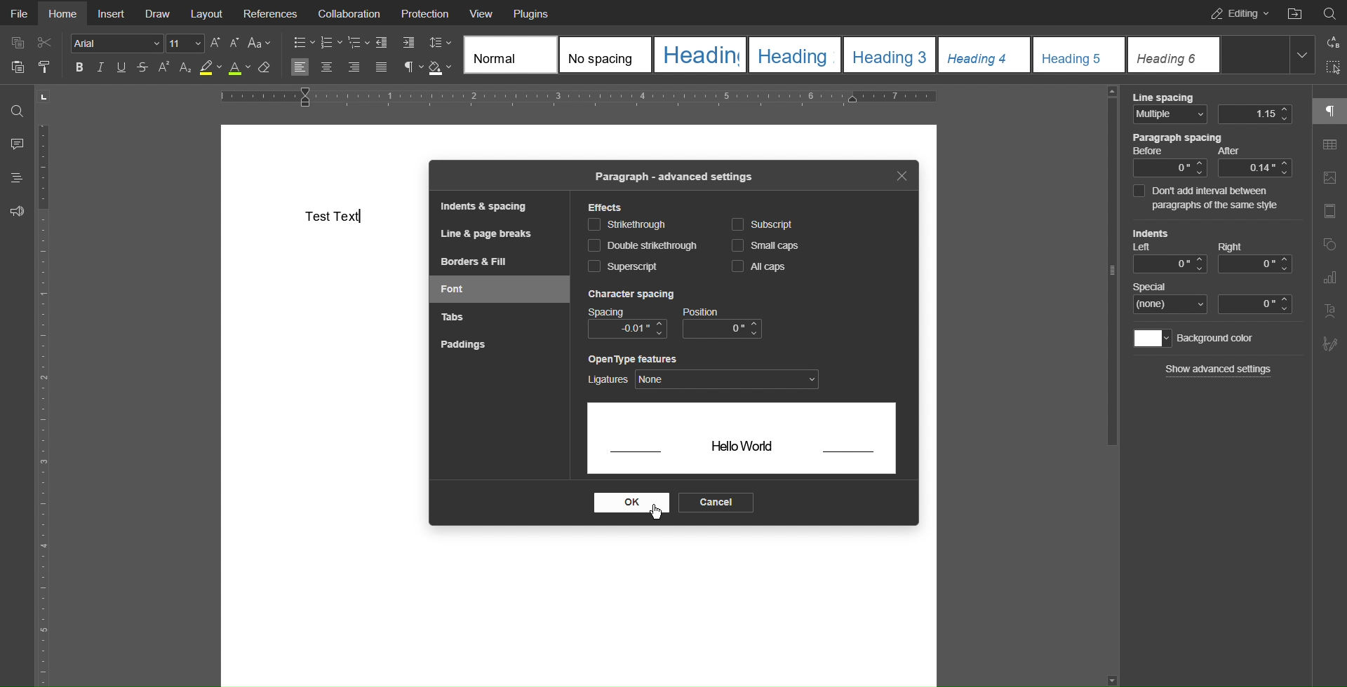  I want to click on Special, so click(1213, 297).